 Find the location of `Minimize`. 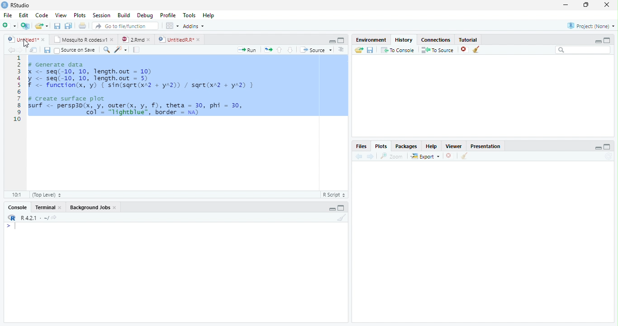

Minimize is located at coordinates (332, 209).